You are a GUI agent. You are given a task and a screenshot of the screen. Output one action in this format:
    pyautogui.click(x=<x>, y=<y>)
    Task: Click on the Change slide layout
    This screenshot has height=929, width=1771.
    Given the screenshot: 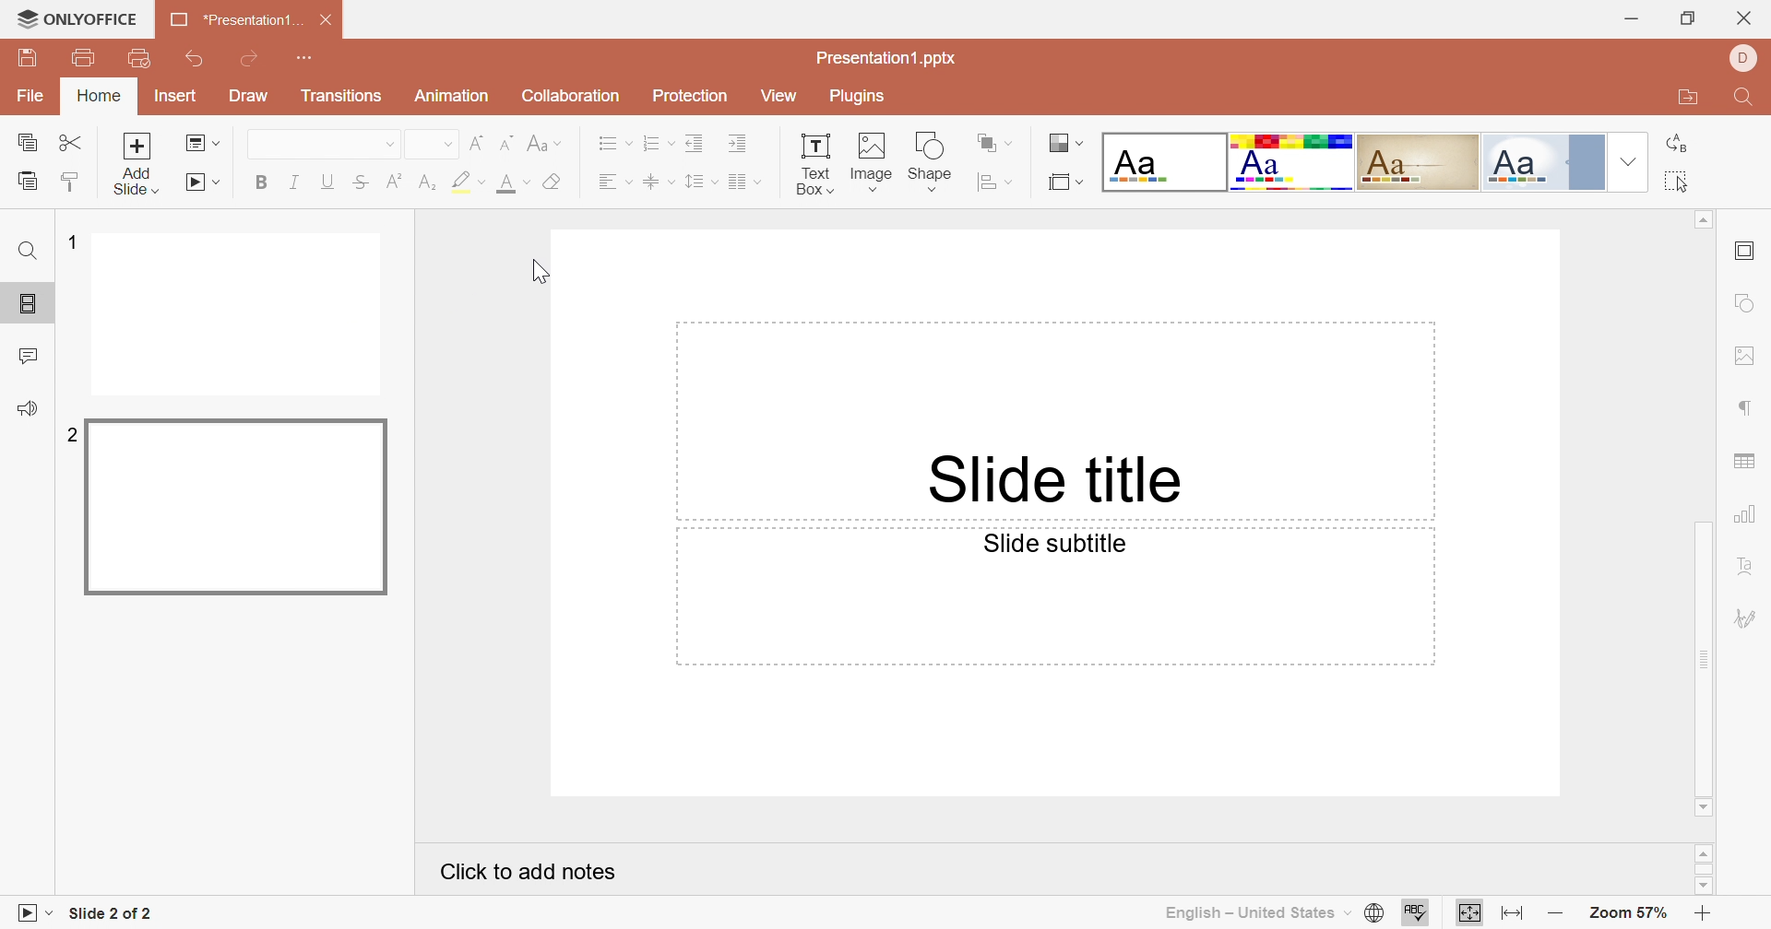 What is the action you would take?
    pyautogui.click(x=198, y=143)
    